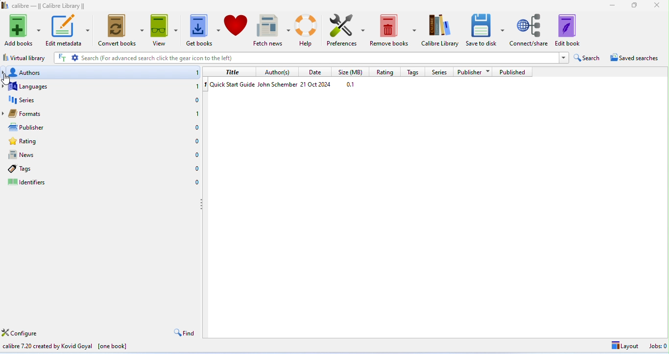 Image resolution: width=669 pixels, height=354 pixels. Describe the element at coordinates (386, 72) in the screenshot. I see `rating` at that location.